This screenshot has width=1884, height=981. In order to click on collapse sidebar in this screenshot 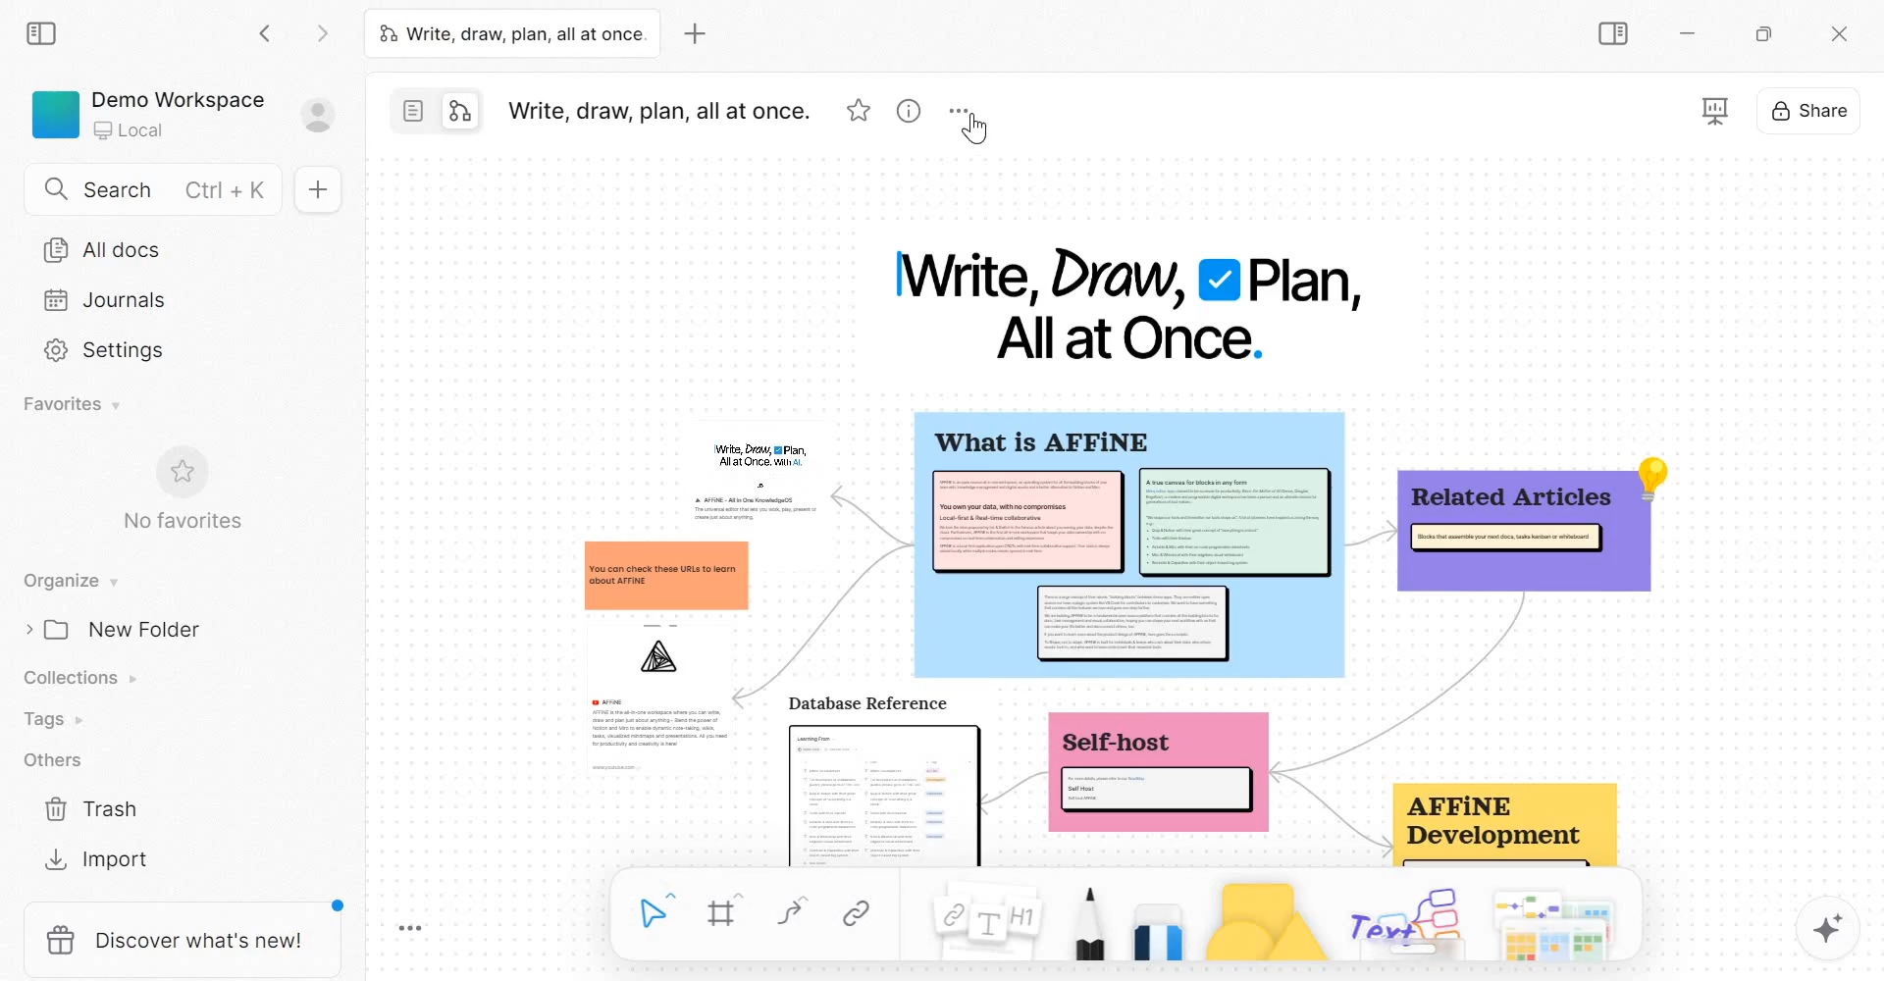, I will do `click(42, 35)`.